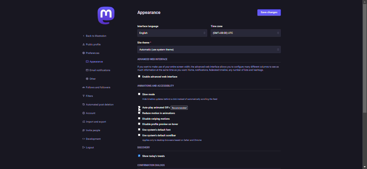 This screenshot has width=367, height=169. Describe the element at coordinates (161, 114) in the screenshot. I see `reduce motion in animations` at that location.